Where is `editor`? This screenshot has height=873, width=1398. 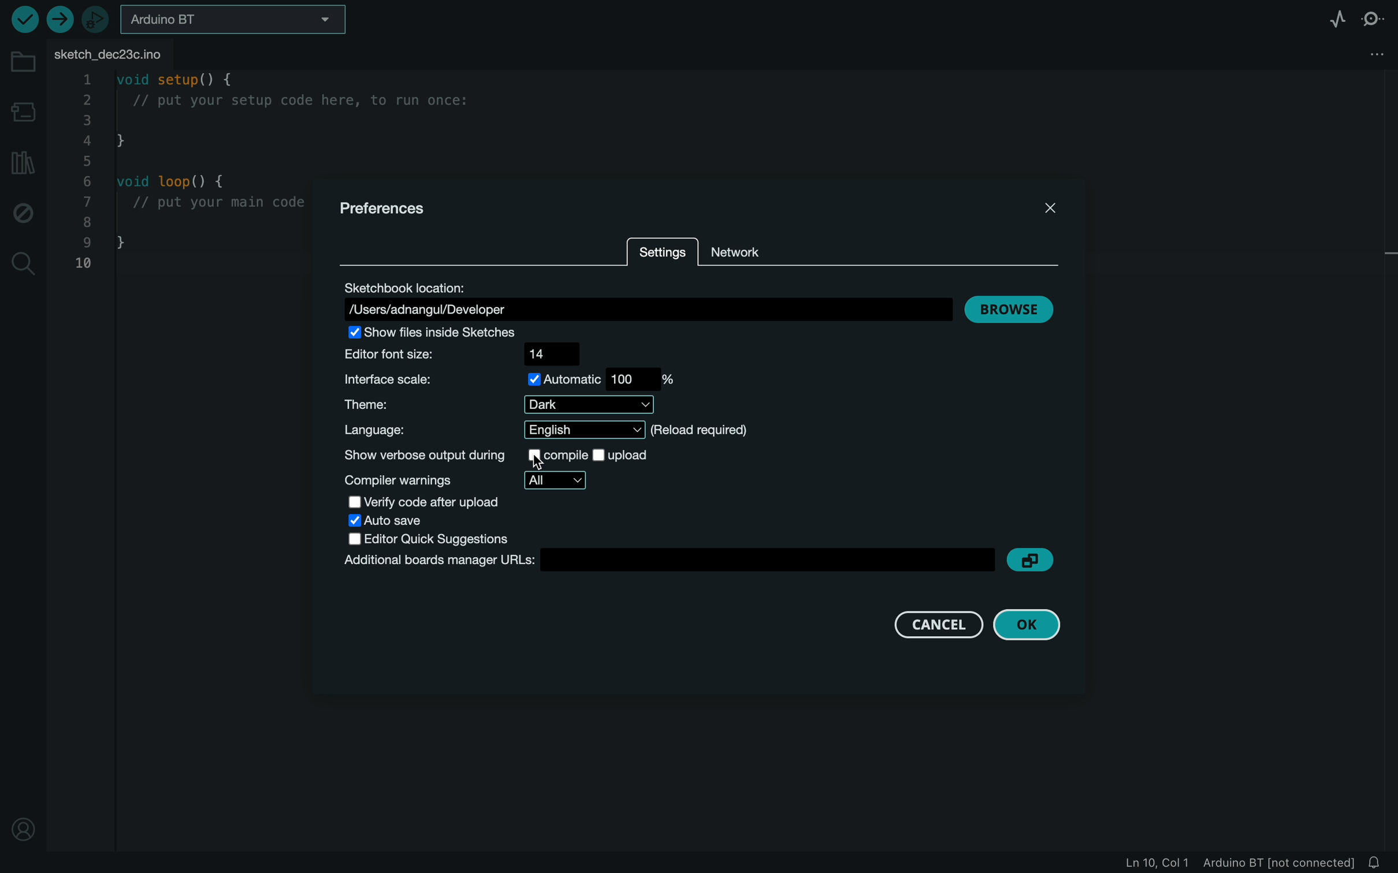 editor is located at coordinates (446, 540).